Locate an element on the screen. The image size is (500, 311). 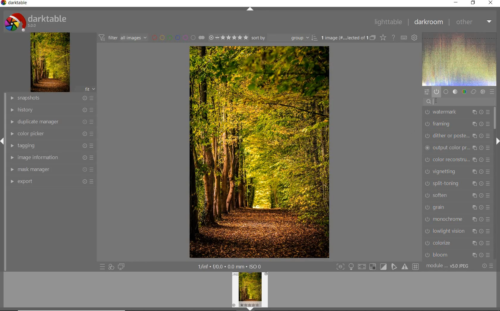
expand/collapse is located at coordinates (249, 9).